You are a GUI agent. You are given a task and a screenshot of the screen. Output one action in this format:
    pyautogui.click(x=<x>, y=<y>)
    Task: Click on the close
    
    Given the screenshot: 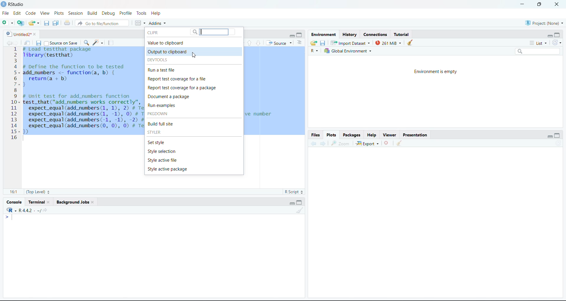 What is the action you would take?
    pyautogui.click(x=36, y=34)
    